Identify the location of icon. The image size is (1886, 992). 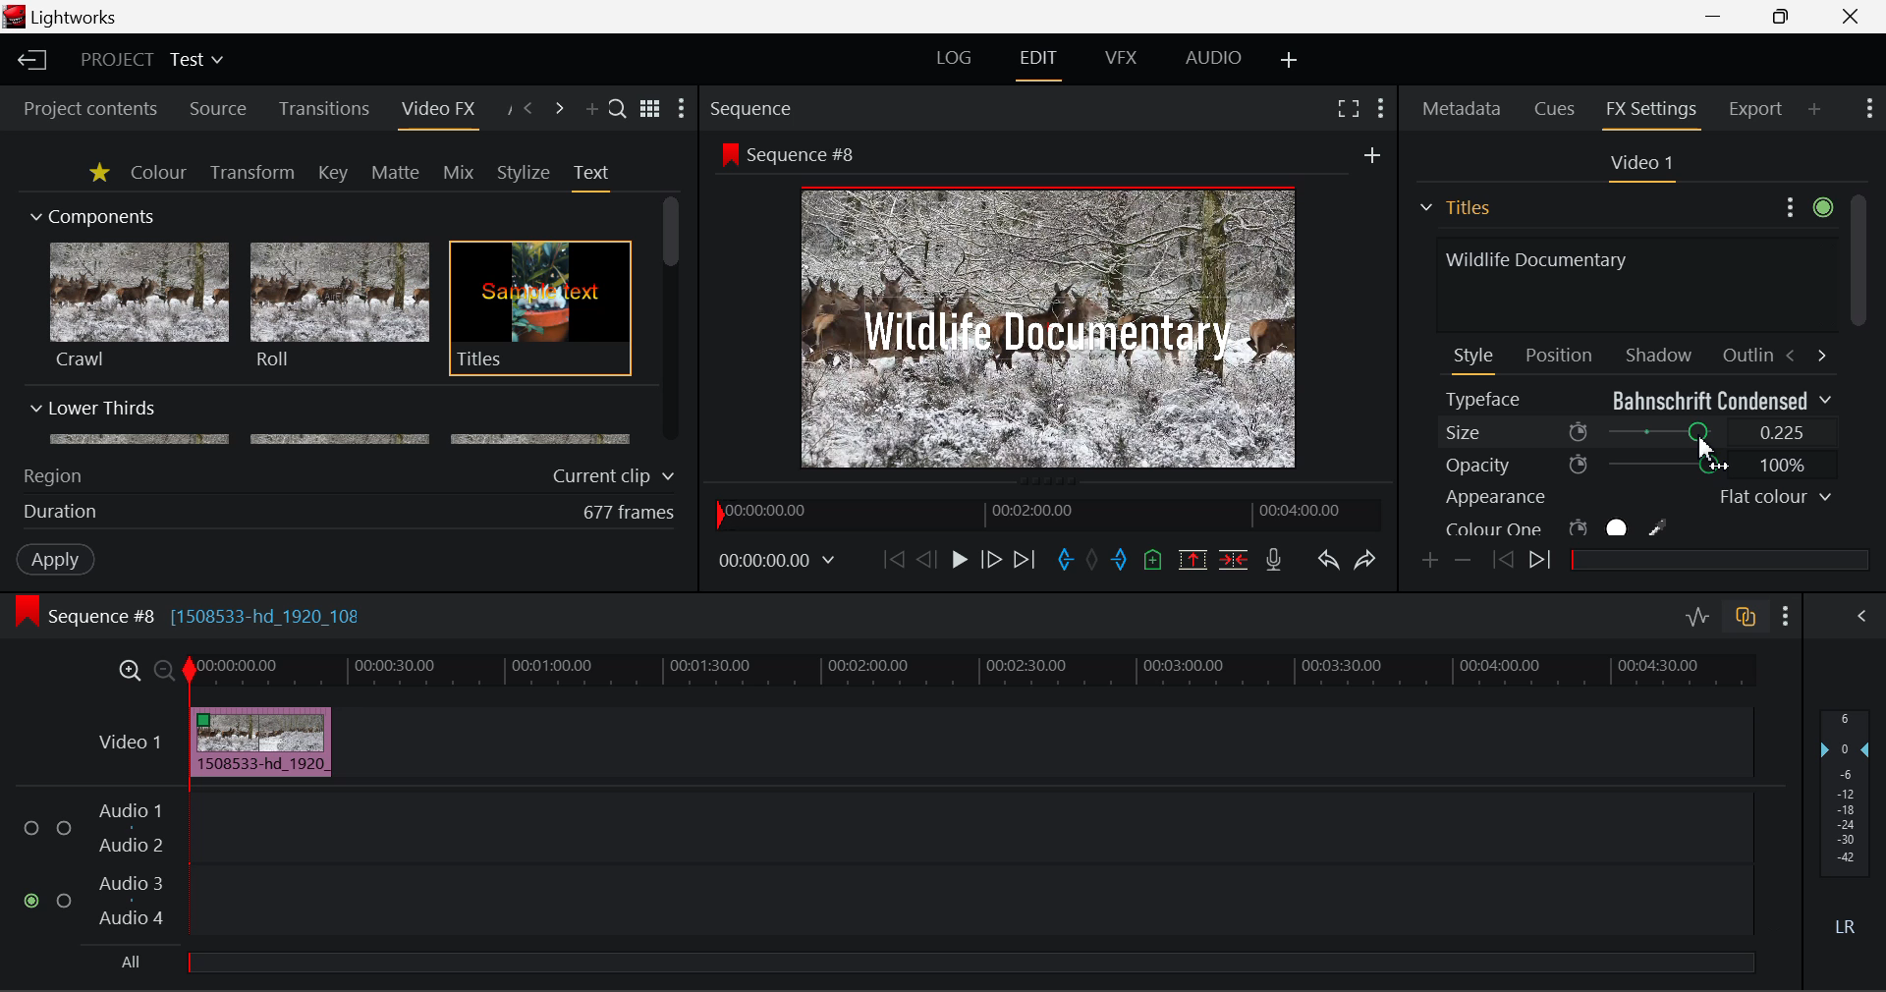
(728, 153).